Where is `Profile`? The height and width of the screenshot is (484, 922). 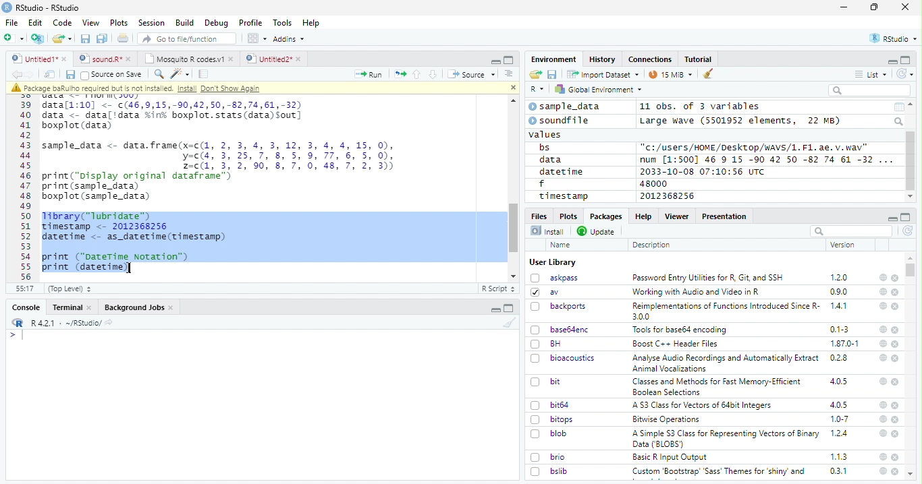 Profile is located at coordinates (250, 23).